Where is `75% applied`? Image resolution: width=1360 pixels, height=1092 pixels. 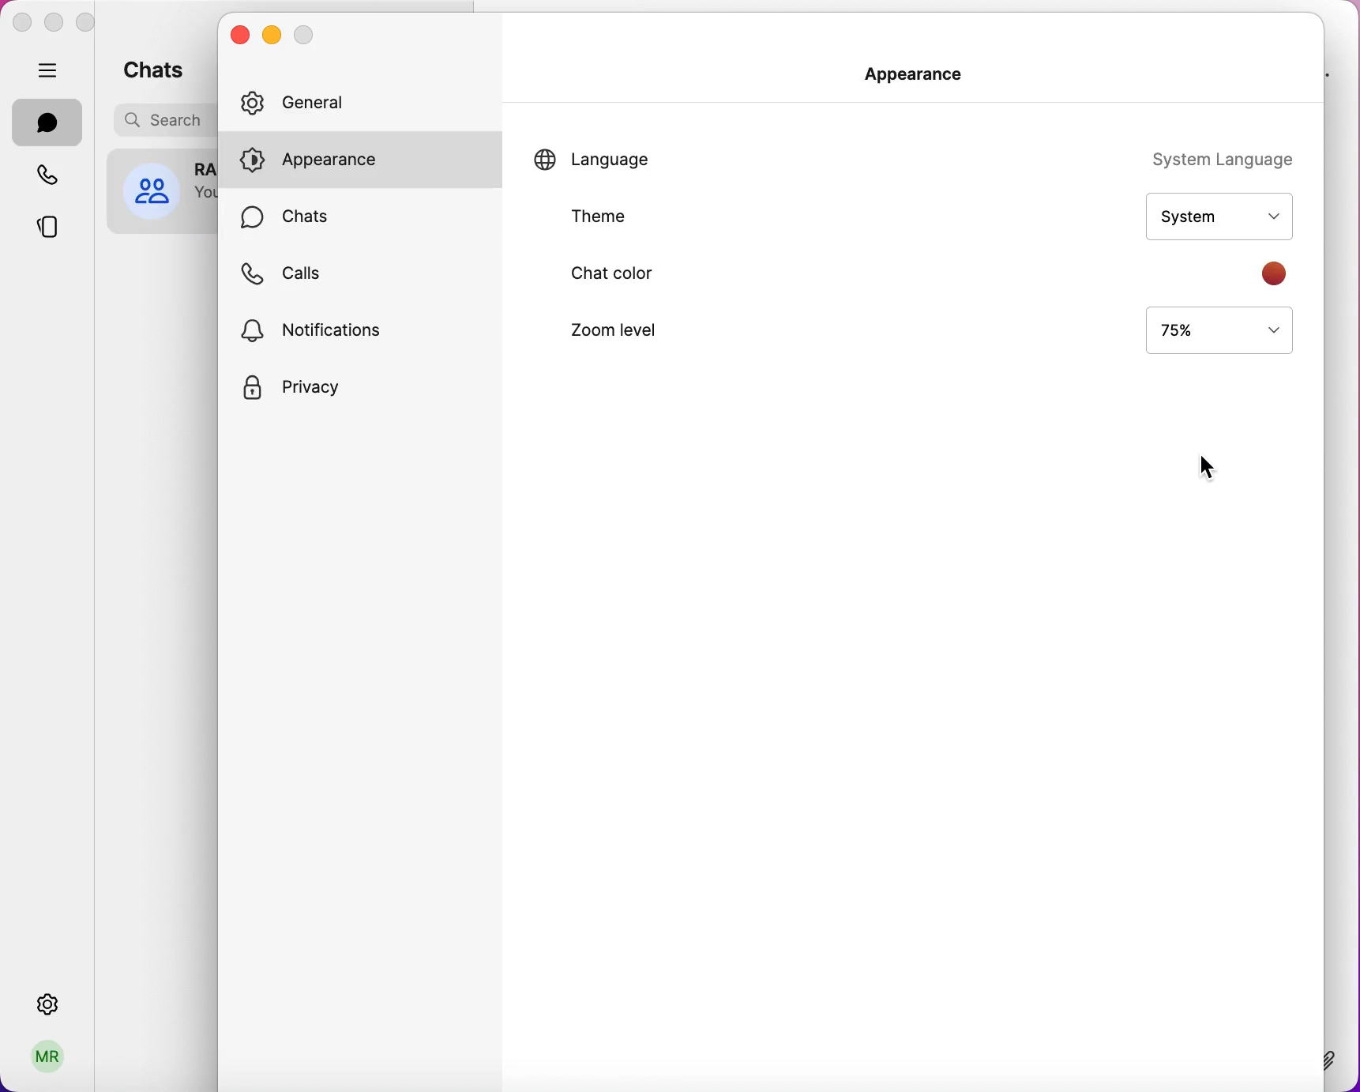 75% applied is located at coordinates (1215, 329).